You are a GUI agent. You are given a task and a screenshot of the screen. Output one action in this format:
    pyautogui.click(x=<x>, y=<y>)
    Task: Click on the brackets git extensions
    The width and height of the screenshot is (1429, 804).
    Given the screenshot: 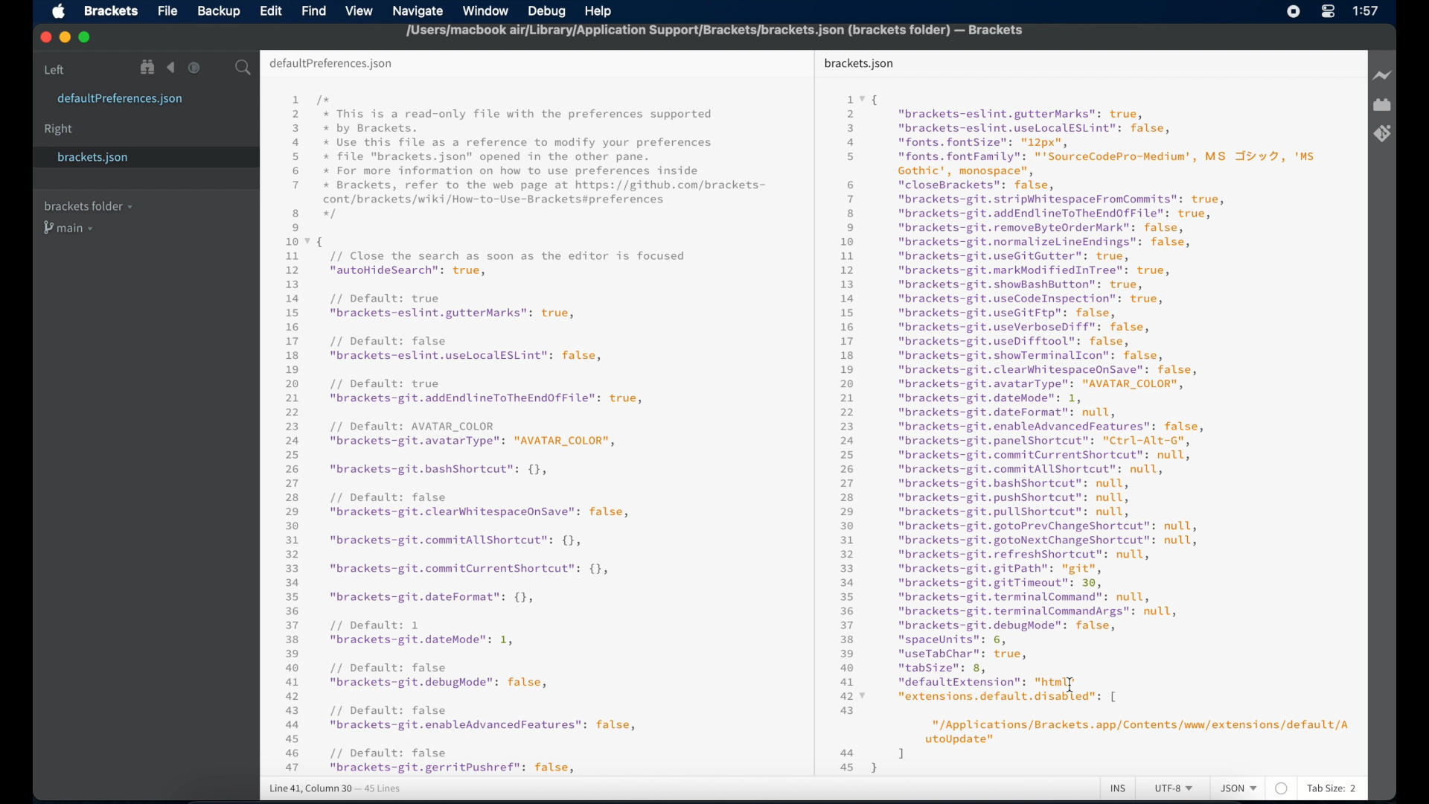 What is the action you would take?
    pyautogui.click(x=1382, y=133)
    